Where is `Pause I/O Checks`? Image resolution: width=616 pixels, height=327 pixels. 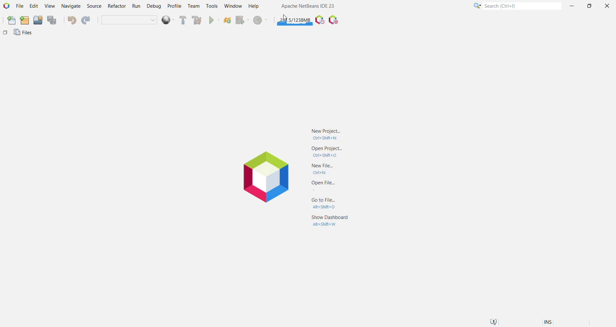 Pause I/O Checks is located at coordinates (334, 20).